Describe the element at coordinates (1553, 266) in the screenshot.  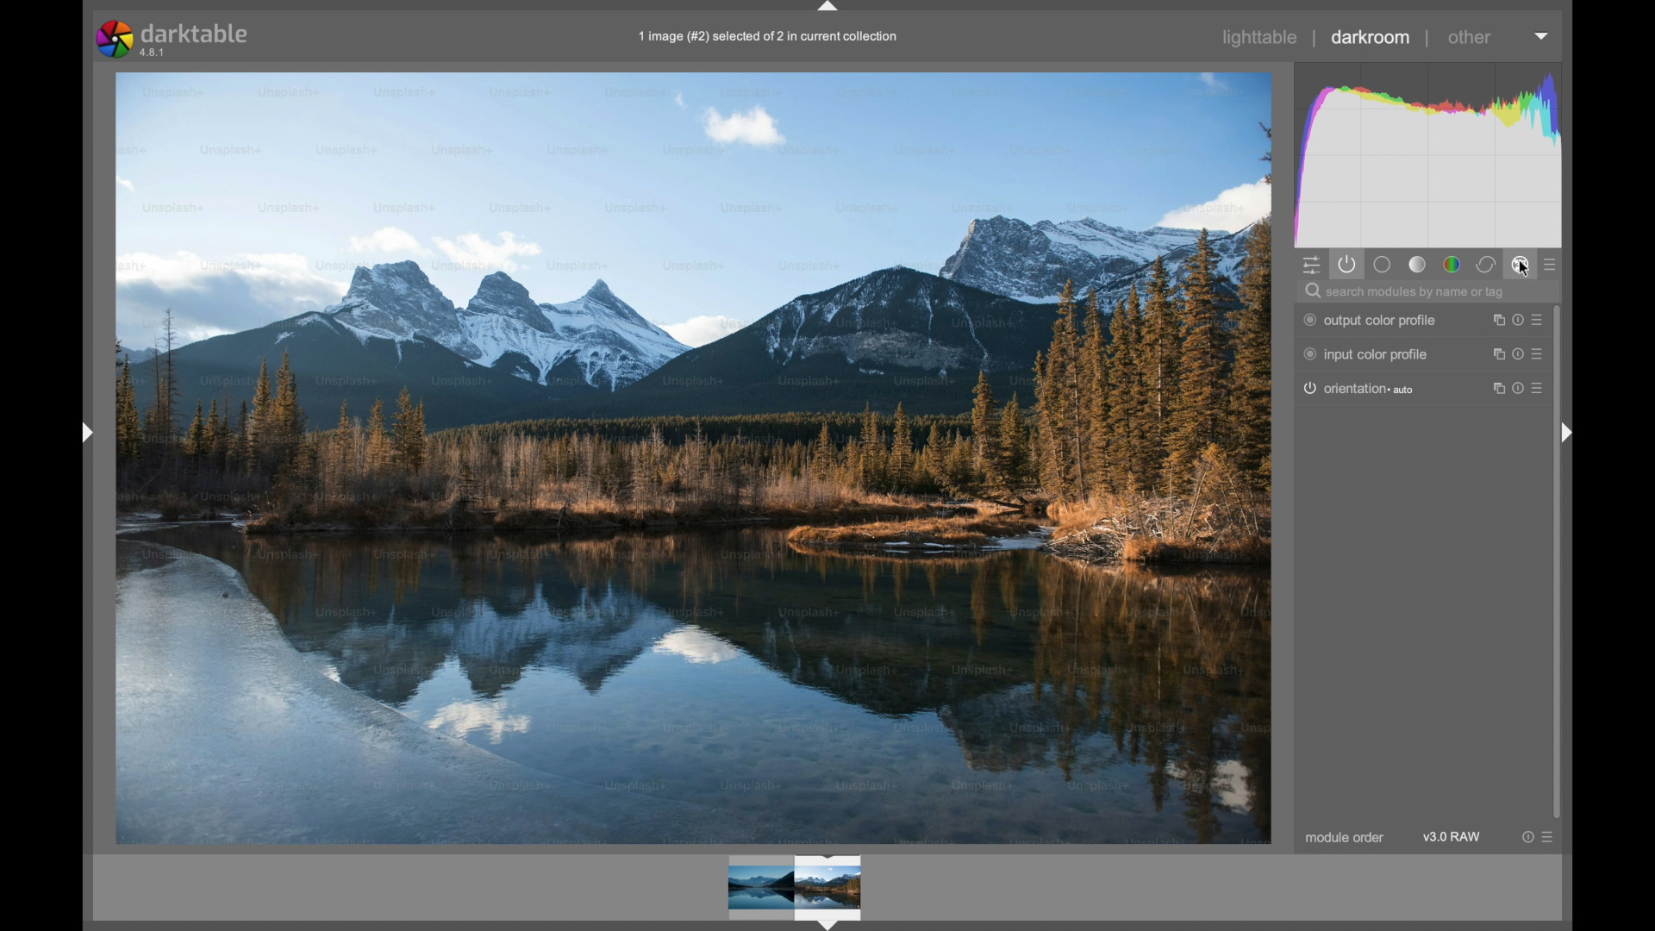
I see `presets` at that location.